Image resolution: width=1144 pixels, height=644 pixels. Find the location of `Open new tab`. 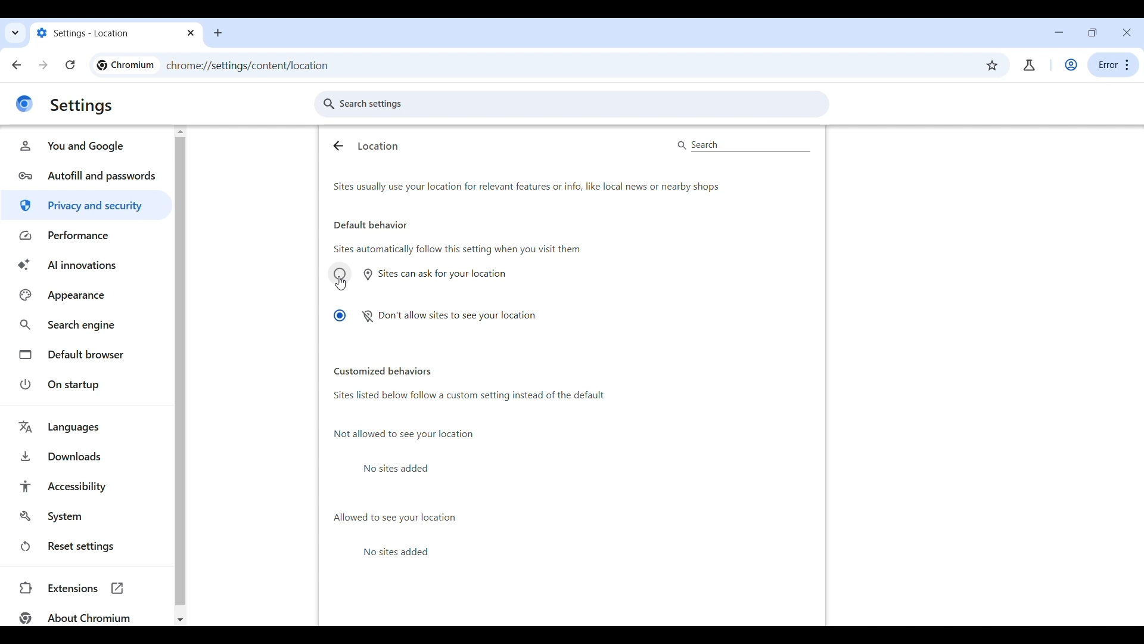

Open new tab is located at coordinates (219, 33).